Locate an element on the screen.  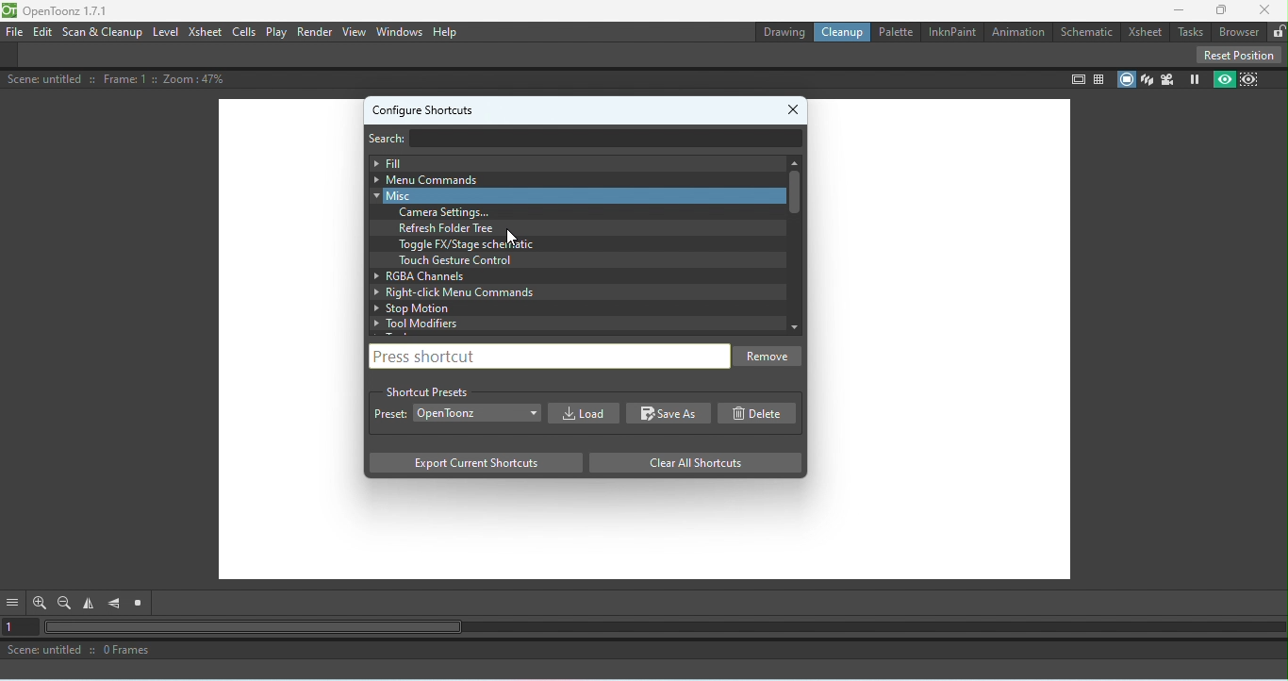
Remove is located at coordinates (770, 358).